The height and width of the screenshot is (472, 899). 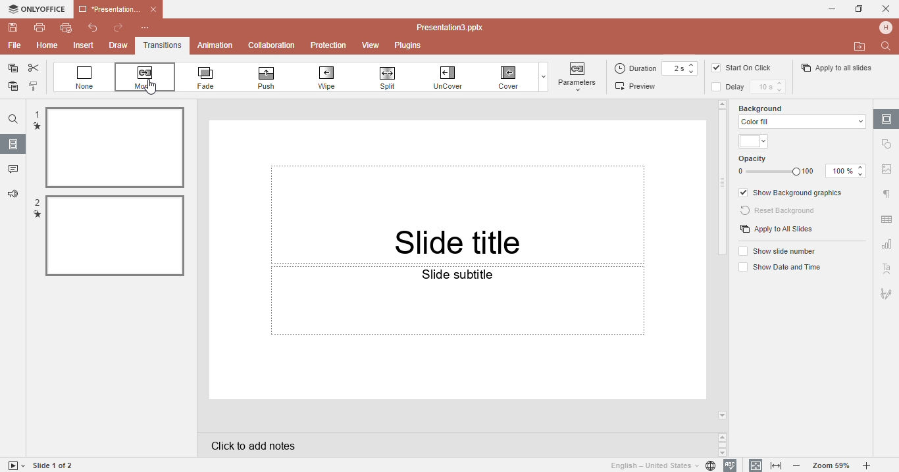 What do you see at coordinates (393, 76) in the screenshot?
I see `Spill` at bounding box center [393, 76].